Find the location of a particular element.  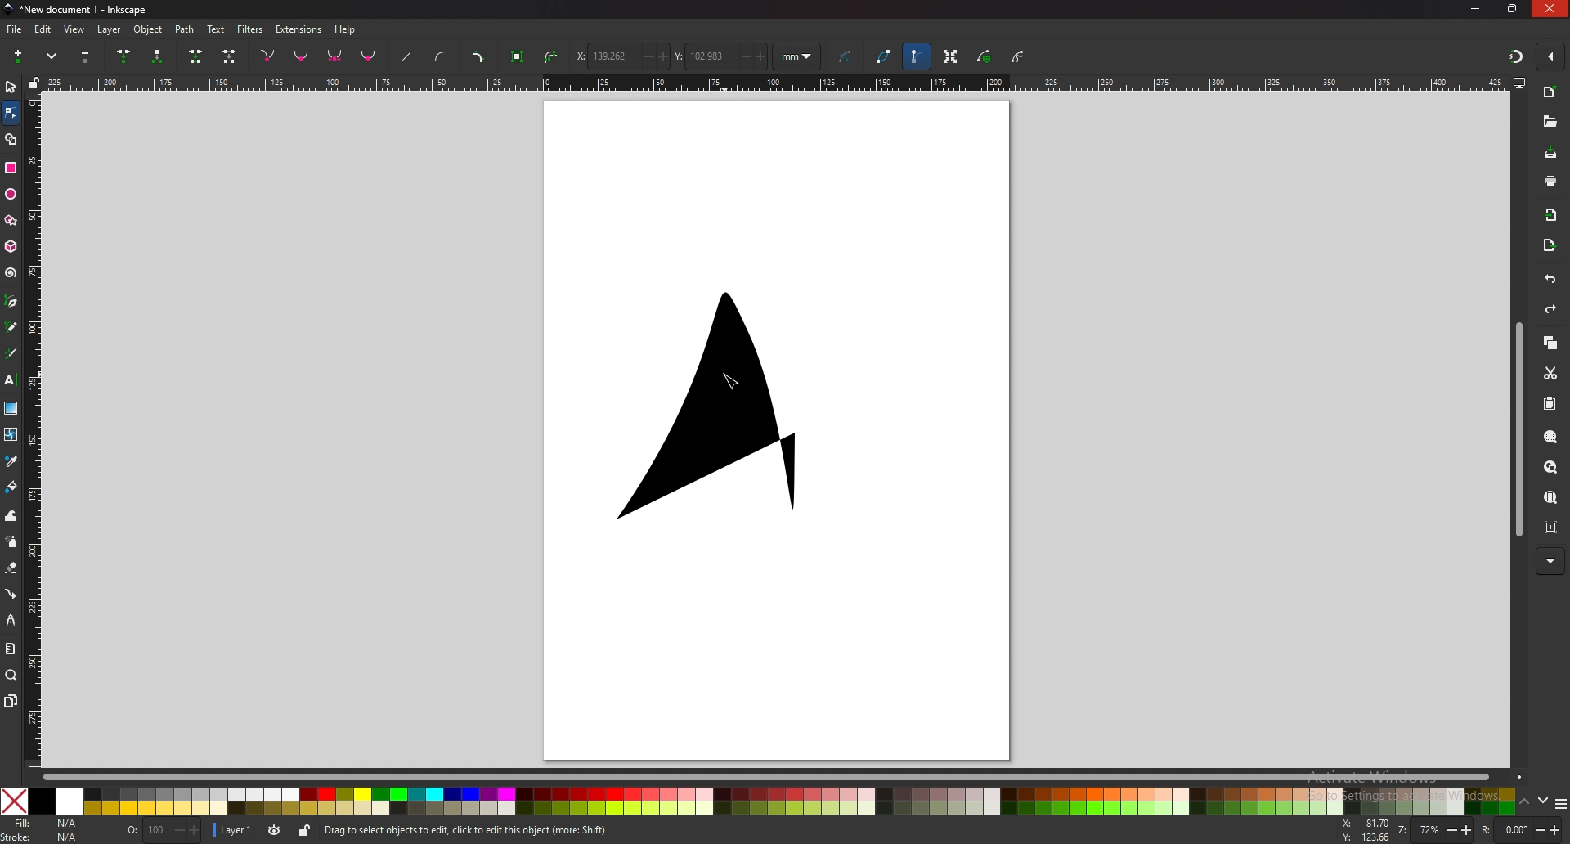

shape builder is located at coordinates (11, 139).